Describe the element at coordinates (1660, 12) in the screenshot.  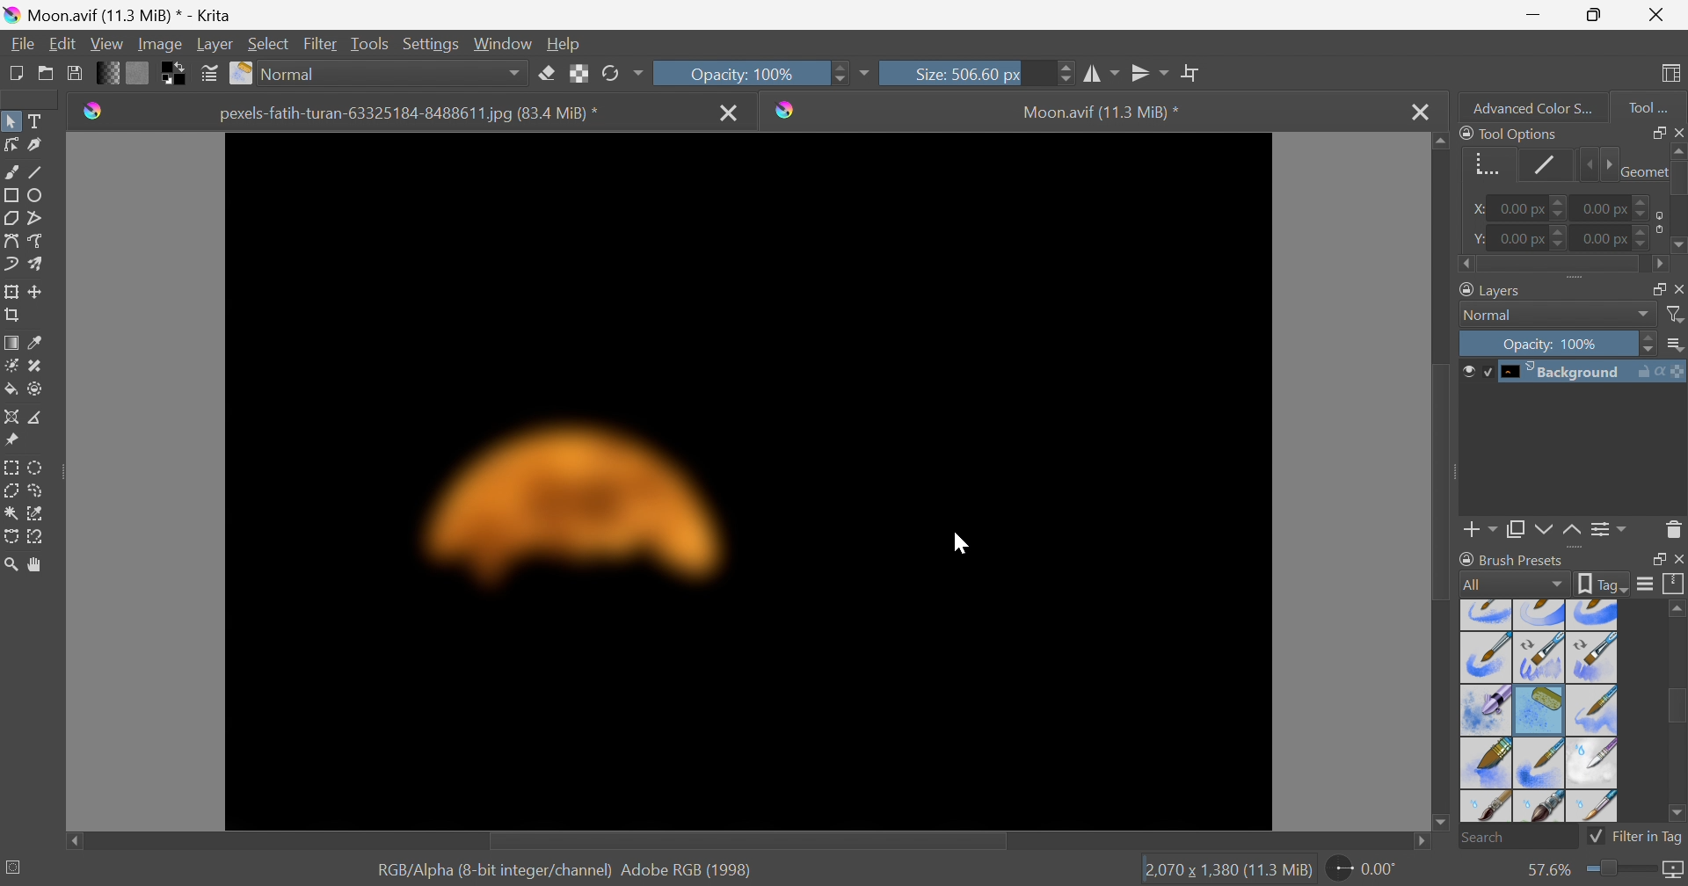
I see `Close` at that location.